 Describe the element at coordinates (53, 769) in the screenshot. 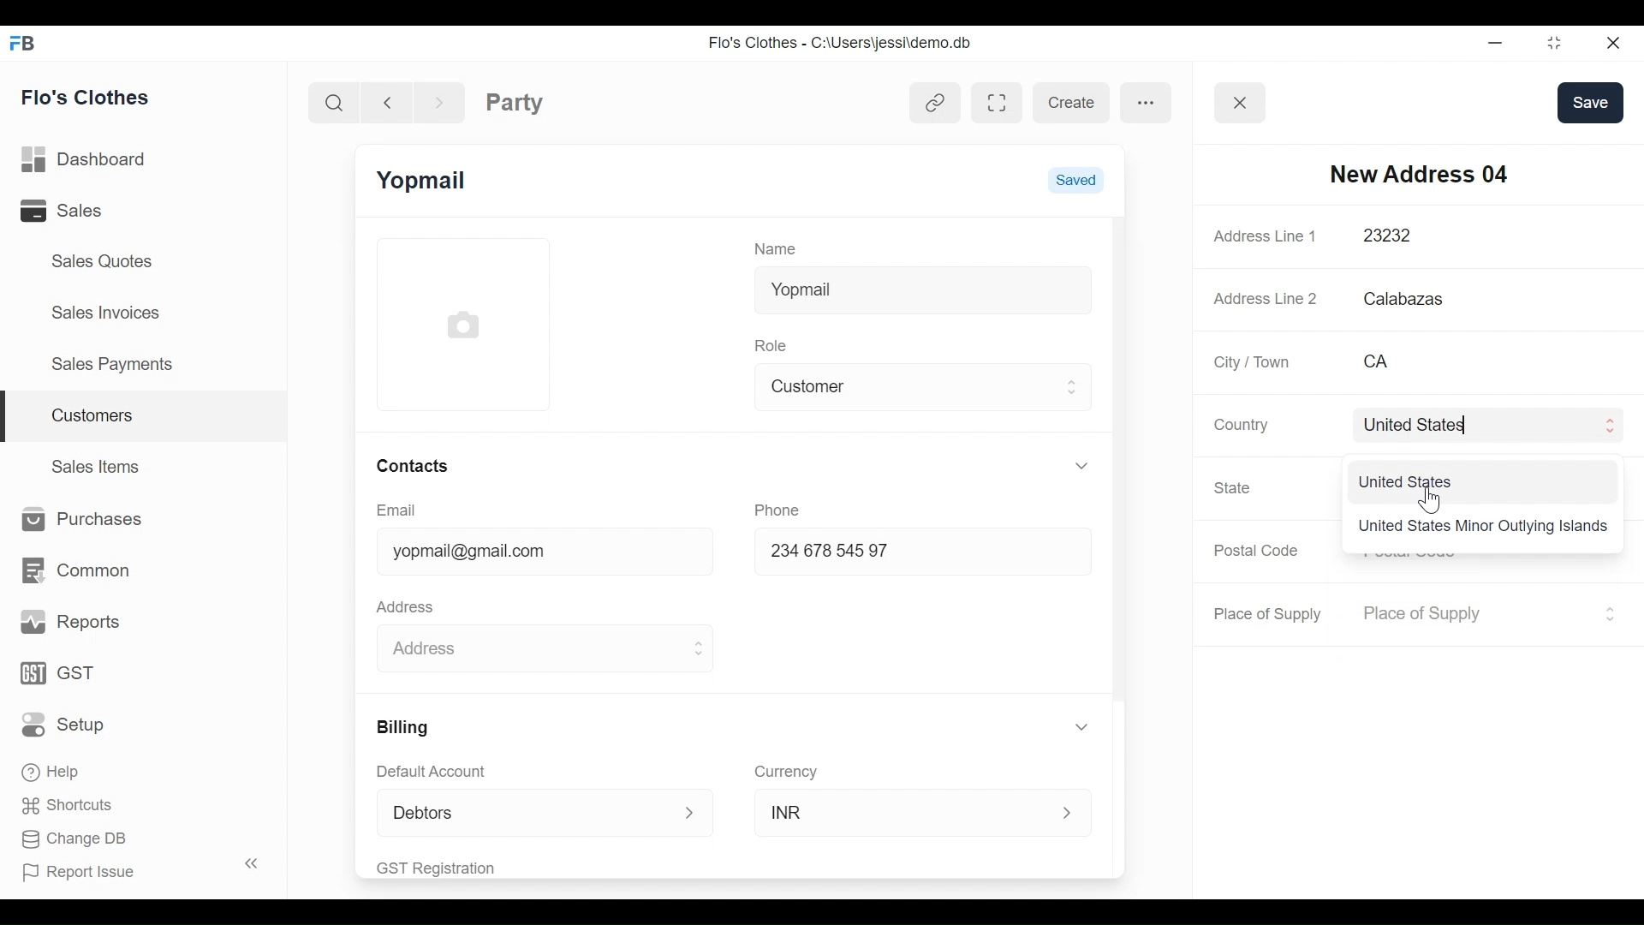

I see `Help` at that location.